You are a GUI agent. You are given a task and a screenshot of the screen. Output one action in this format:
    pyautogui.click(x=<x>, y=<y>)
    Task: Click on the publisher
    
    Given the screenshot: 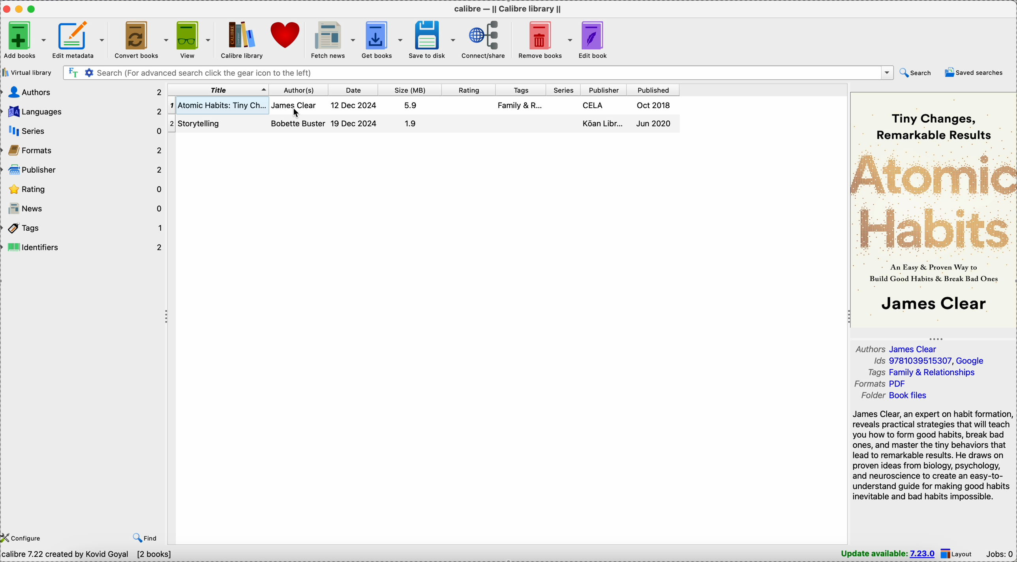 What is the action you would take?
    pyautogui.click(x=603, y=90)
    